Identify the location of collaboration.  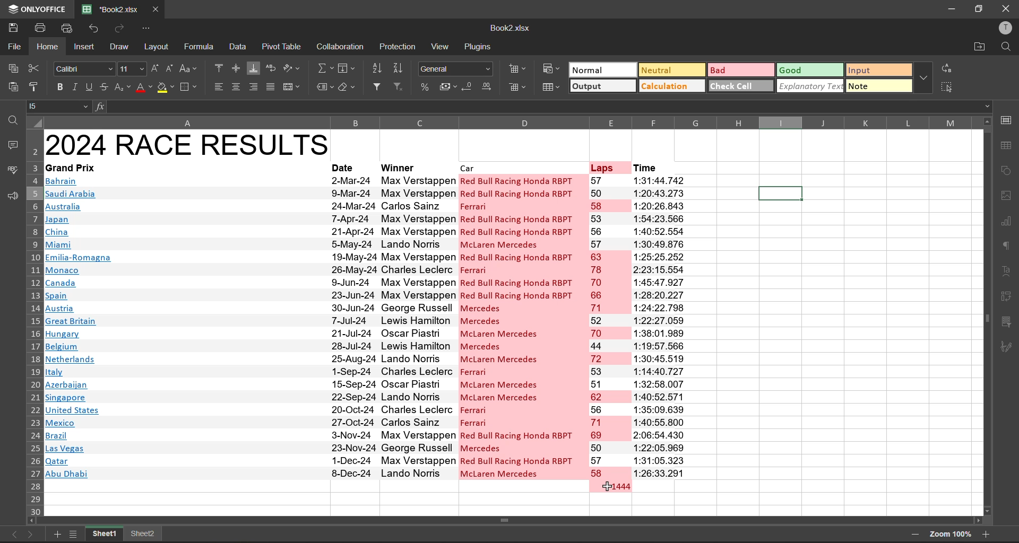
(342, 47).